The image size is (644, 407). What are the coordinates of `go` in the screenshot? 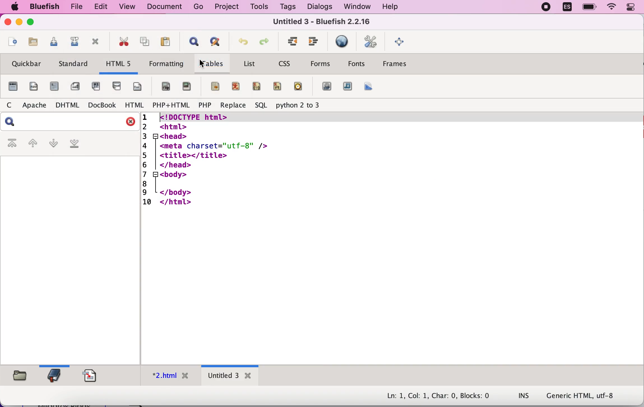 It's located at (196, 6).